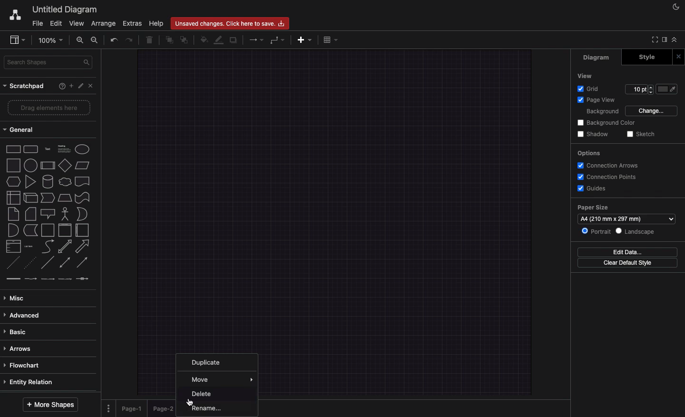 This screenshot has height=417, width=685. What do you see at coordinates (208, 408) in the screenshot?
I see `Rename` at bounding box center [208, 408].